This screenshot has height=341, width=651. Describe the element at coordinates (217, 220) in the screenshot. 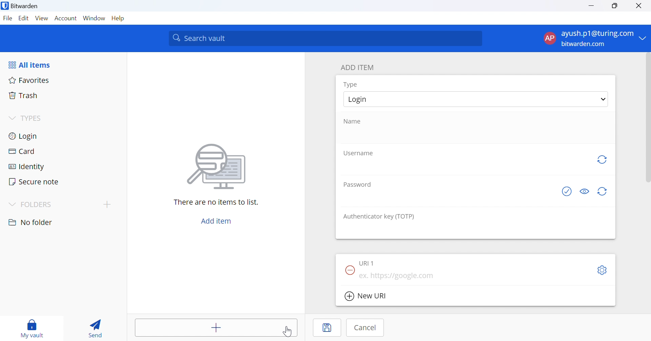

I see `Add item` at that location.